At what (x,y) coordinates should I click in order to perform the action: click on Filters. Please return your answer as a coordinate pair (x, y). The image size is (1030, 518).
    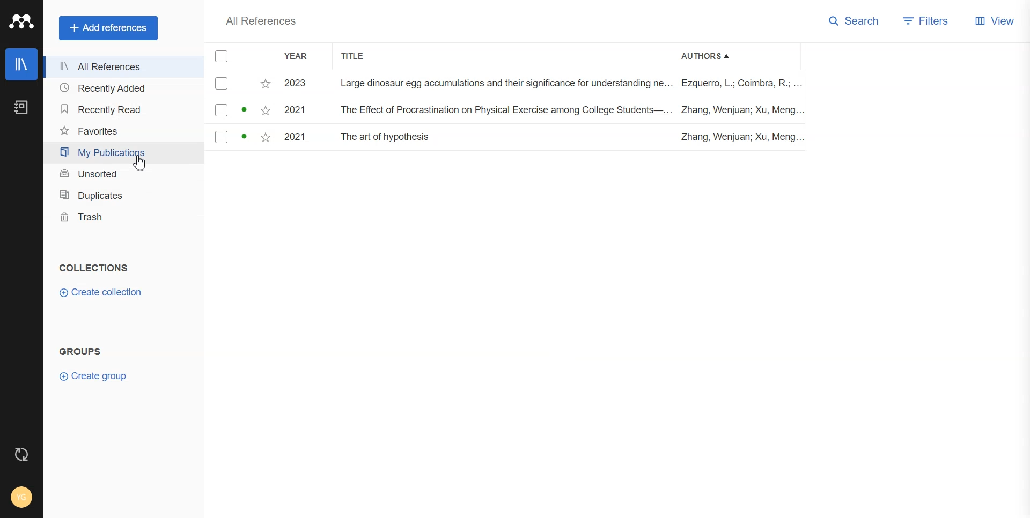
    Looking at the image, I should click on (929, 20).